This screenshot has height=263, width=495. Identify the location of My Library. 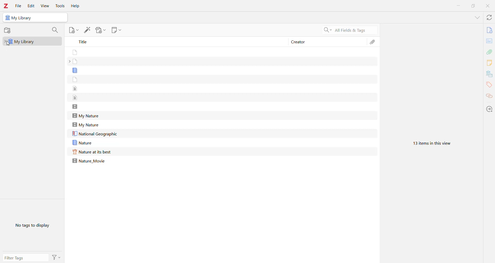
(32, 41).